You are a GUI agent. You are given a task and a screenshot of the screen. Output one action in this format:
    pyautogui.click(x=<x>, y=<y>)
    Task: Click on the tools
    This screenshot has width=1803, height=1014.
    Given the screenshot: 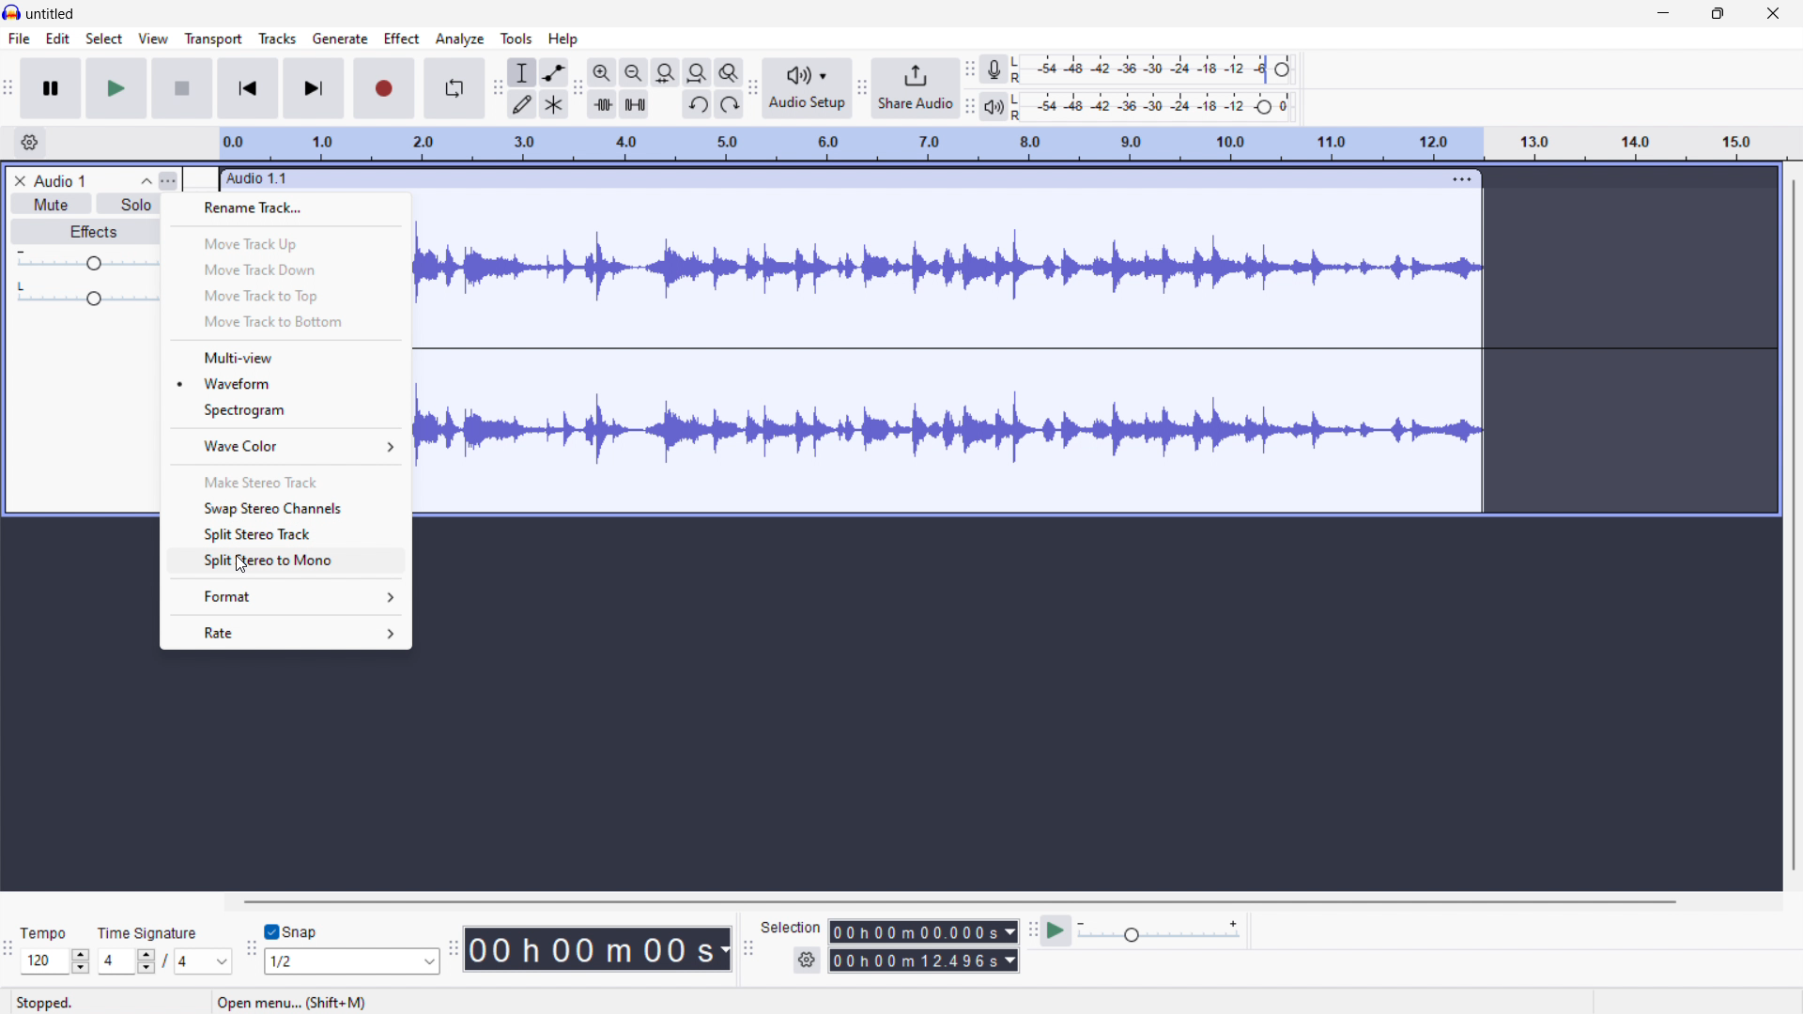 What is the action you would take?
    pyautogui.click(x=516, y=38)
    